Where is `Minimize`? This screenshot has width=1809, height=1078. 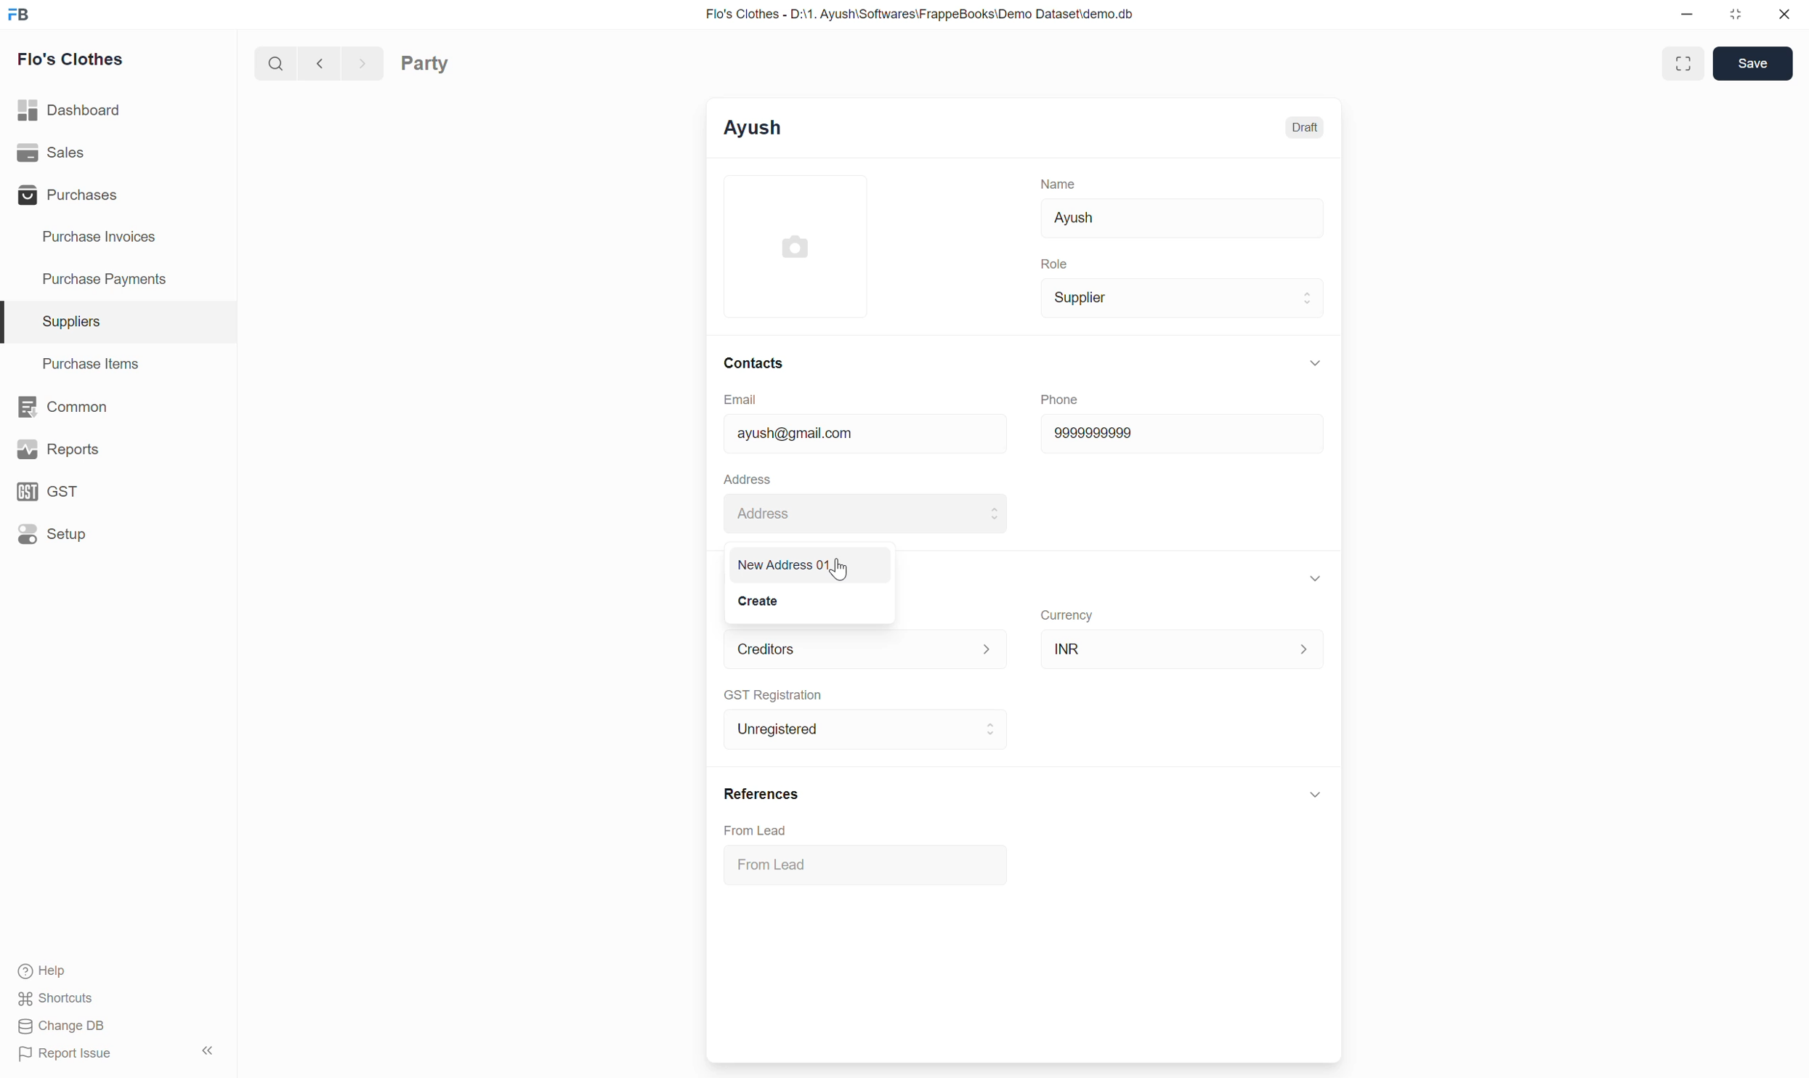
Minimize is located at coordinates (1687, 14).